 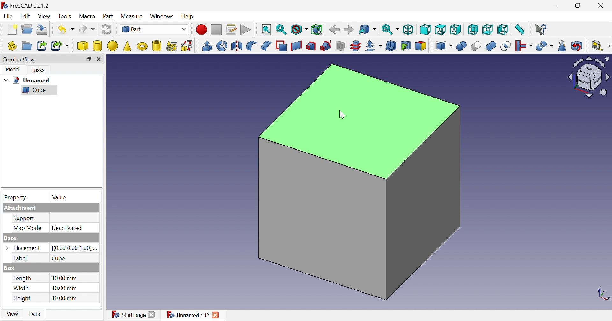 I want to click on Refresh, so click(x=106, y=29).